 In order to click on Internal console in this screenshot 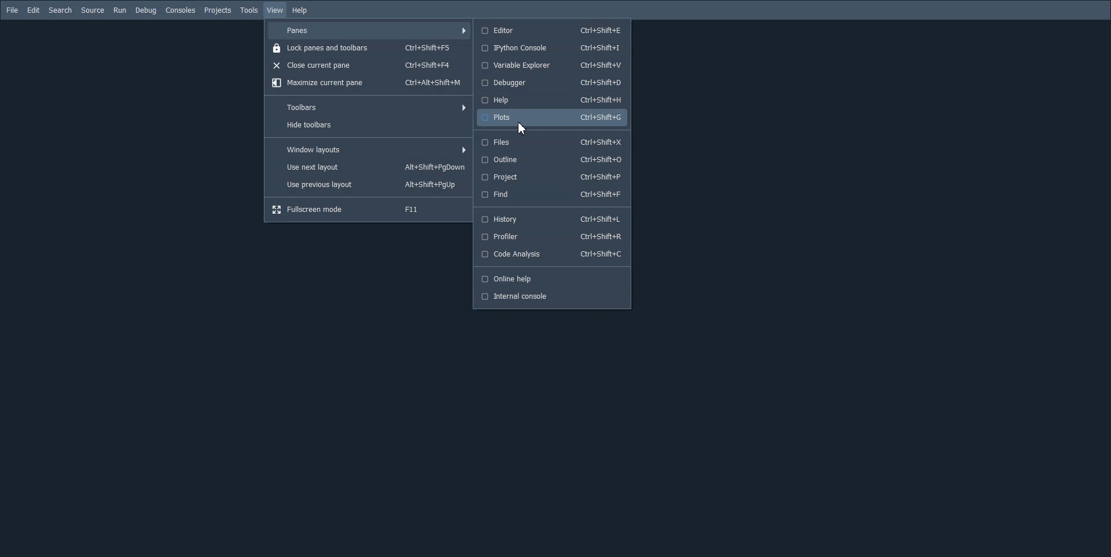, I will do `click(552, 296)`.